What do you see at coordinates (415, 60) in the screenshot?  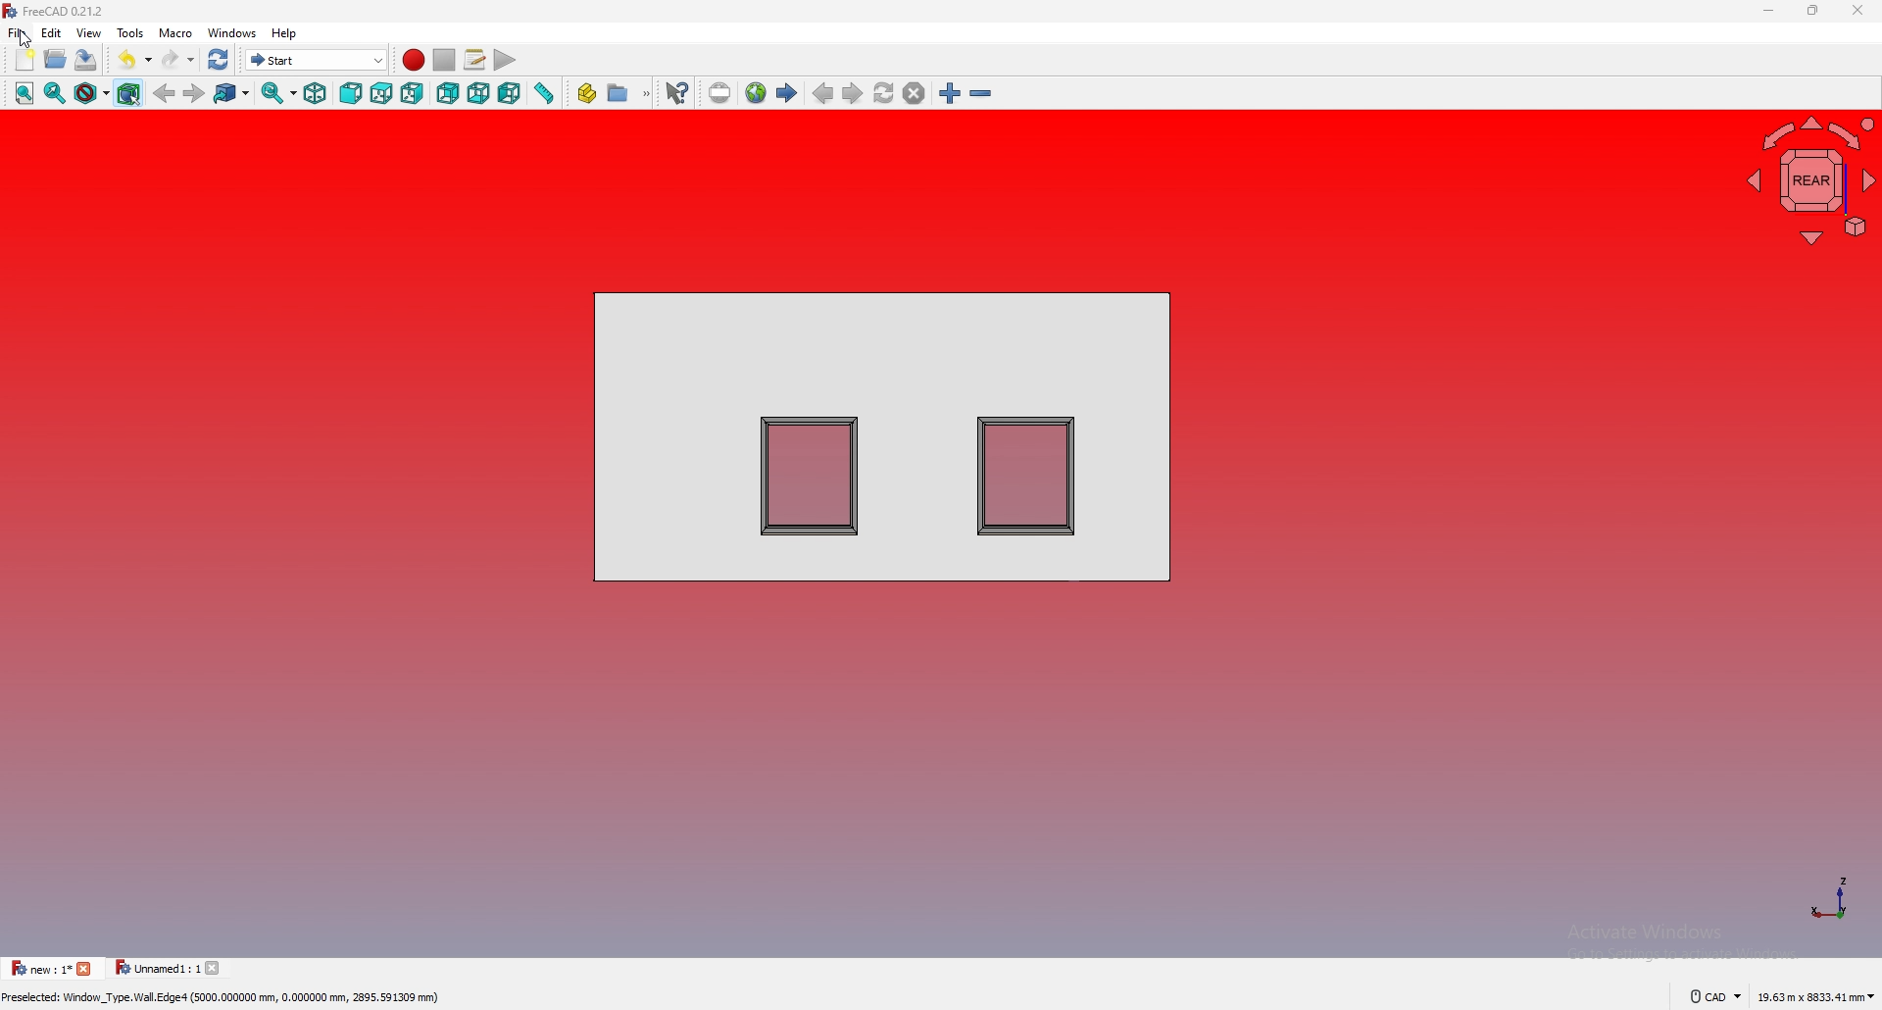 I see `record macros` at bounding box center [415, 60].